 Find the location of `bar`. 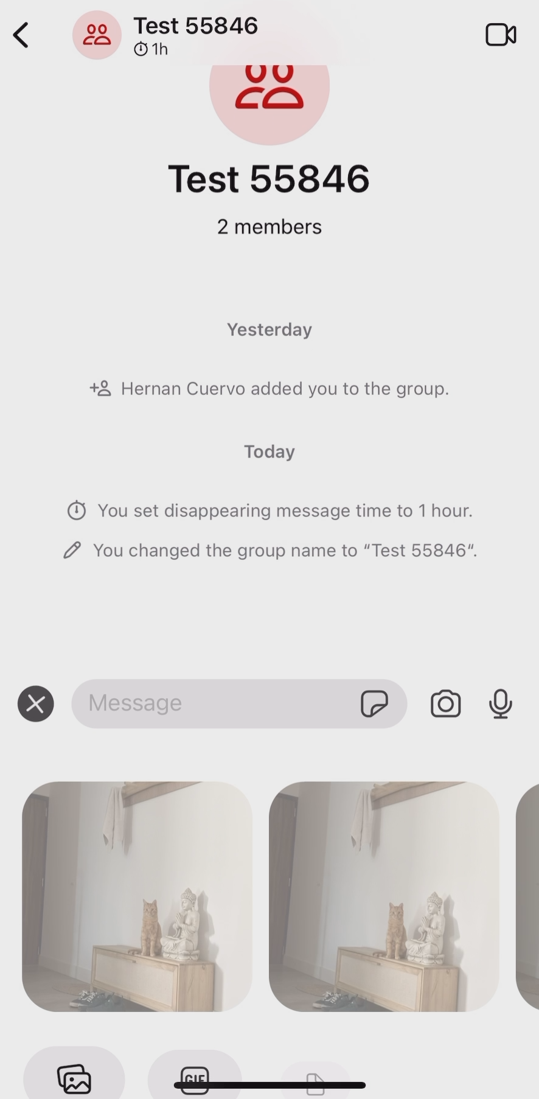

bar is located at coordinates (271, 1083).